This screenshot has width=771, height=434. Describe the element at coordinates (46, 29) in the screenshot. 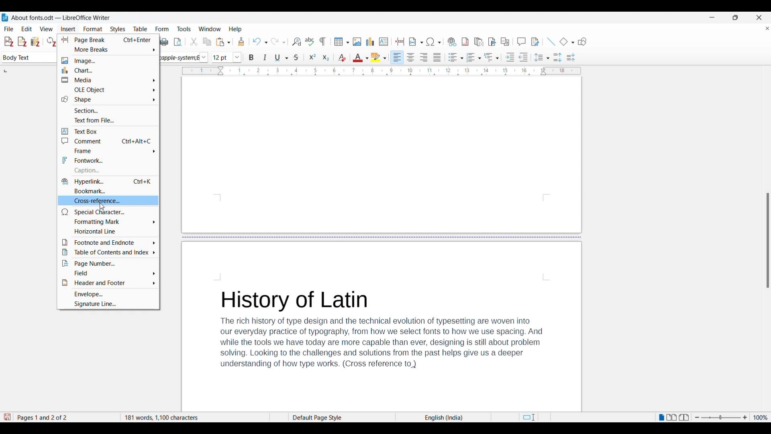

I see `View menu` at that location.